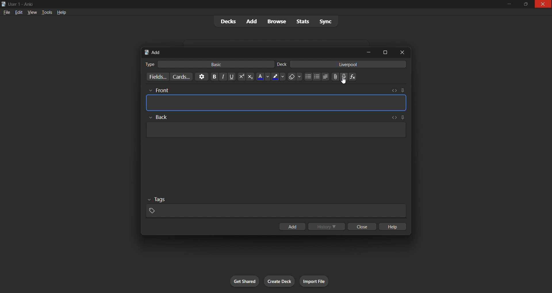 Image resolution: width=552 pixels, height=293 pixels. I want to click on tools, so click(47, 13).